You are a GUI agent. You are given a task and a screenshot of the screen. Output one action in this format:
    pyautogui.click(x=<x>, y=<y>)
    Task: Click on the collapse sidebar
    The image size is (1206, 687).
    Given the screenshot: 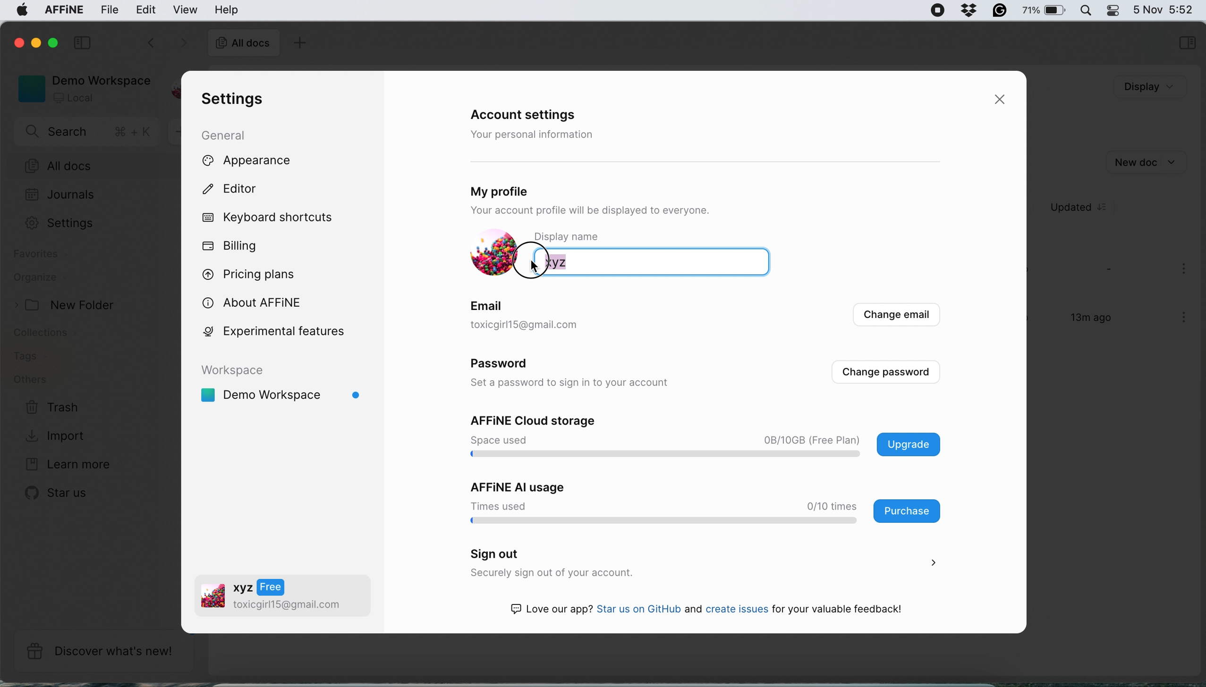 What is the action you would take?
    pyautogui.click(x=85, y=42)
    